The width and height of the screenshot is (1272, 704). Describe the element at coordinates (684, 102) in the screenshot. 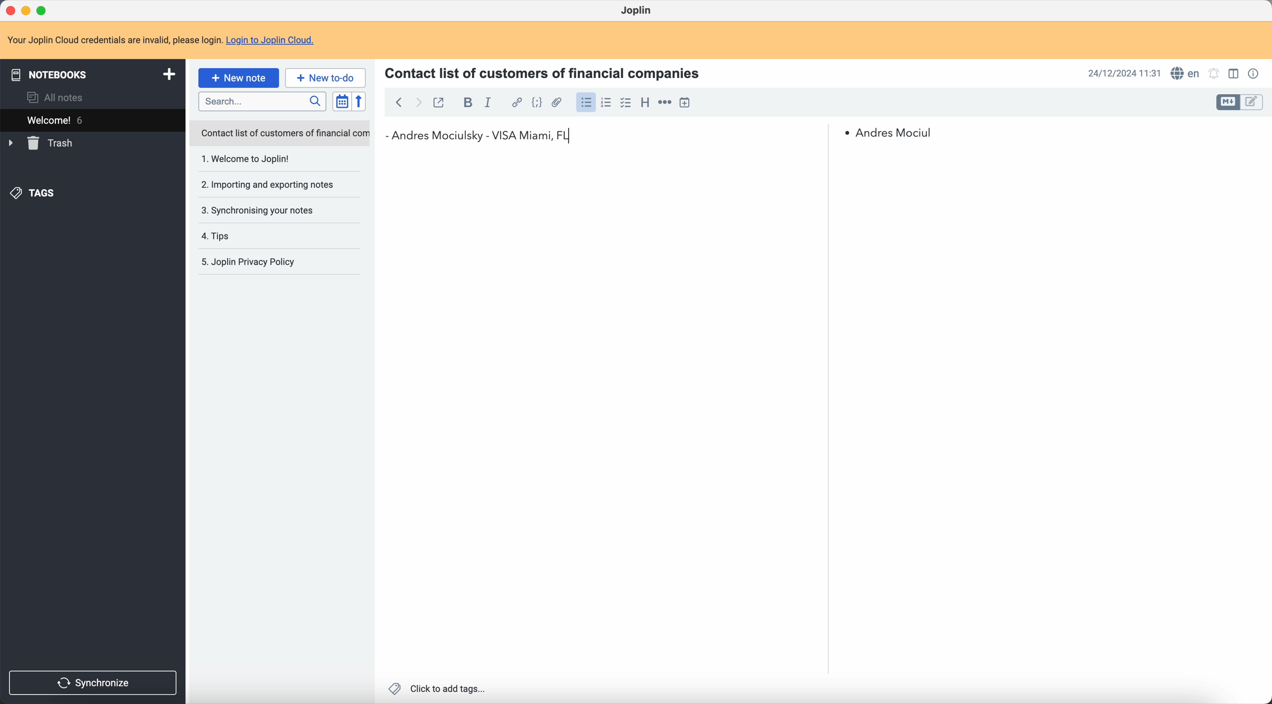

I see `insert time` at that location.